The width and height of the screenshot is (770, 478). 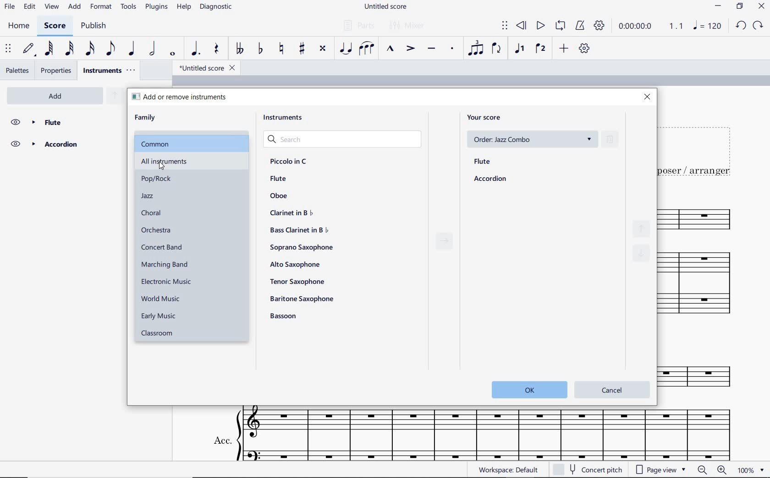 What do you see at coordinates (149, 196) in the screenshot?
I see `Jazz` at bounding box center [149, 196].